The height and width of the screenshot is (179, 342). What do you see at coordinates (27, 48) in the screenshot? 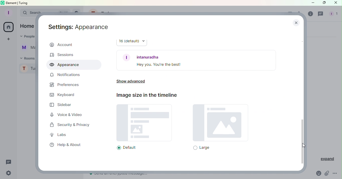
I see `Martina Tornello` at bounding box center [27, 48].